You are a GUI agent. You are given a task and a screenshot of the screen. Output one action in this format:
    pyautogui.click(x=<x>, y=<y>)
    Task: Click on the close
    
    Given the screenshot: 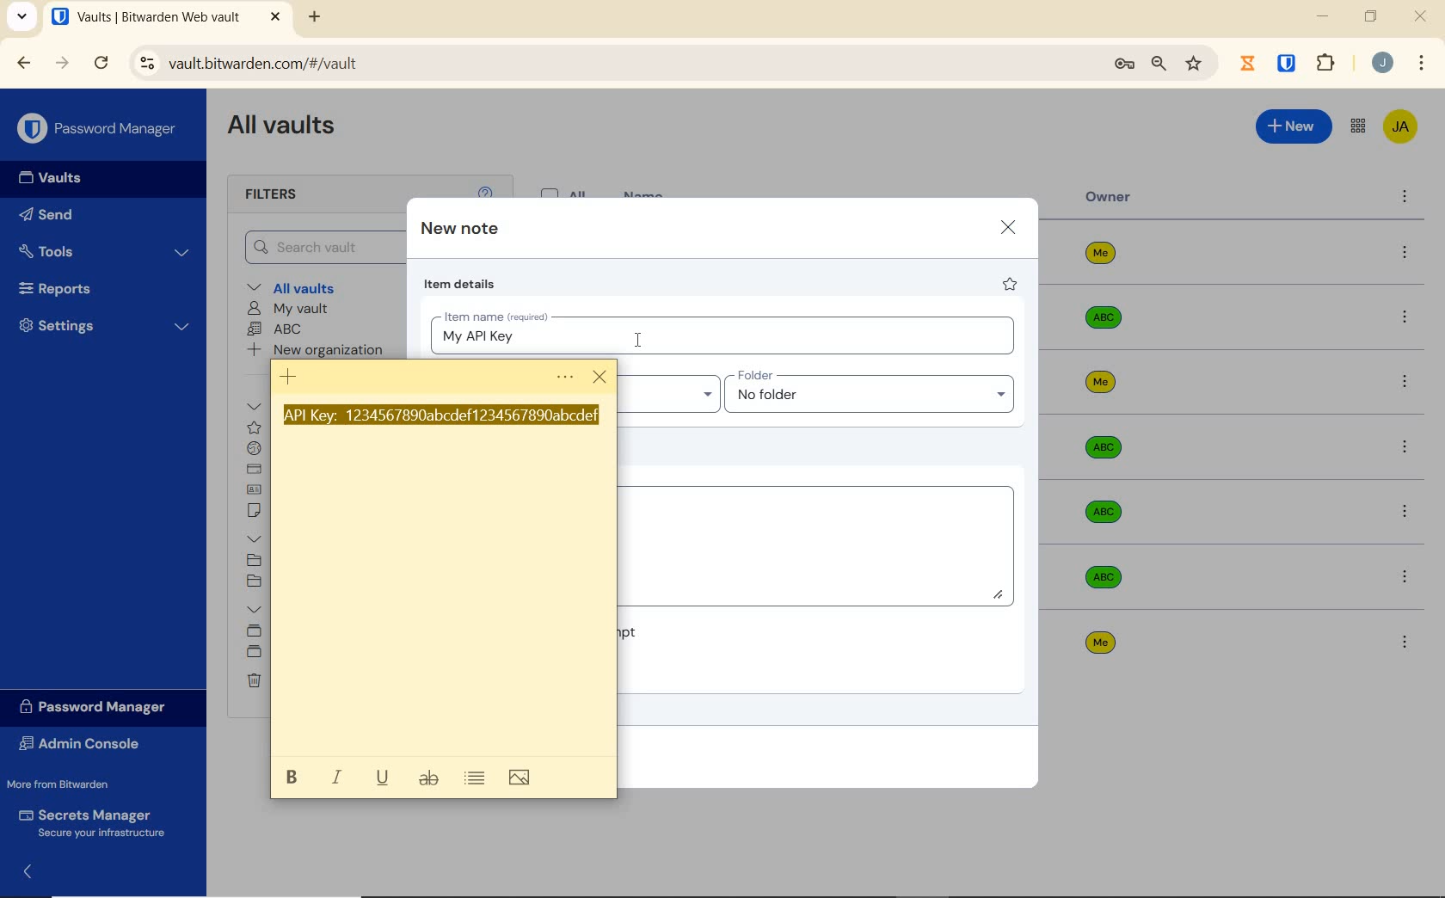 What is the action you would take?
    pyautogui.click(x=1008, y=226)
    